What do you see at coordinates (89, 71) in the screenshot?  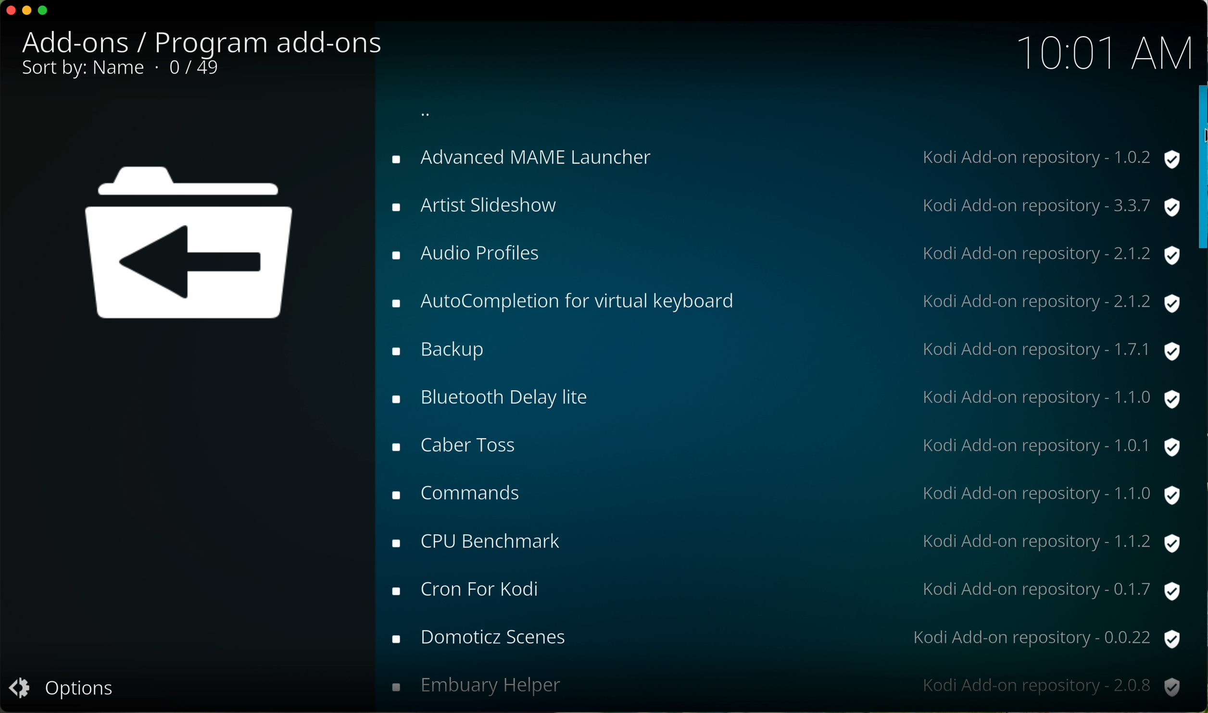 I see `sort by name` at bounding box center [89, 71].